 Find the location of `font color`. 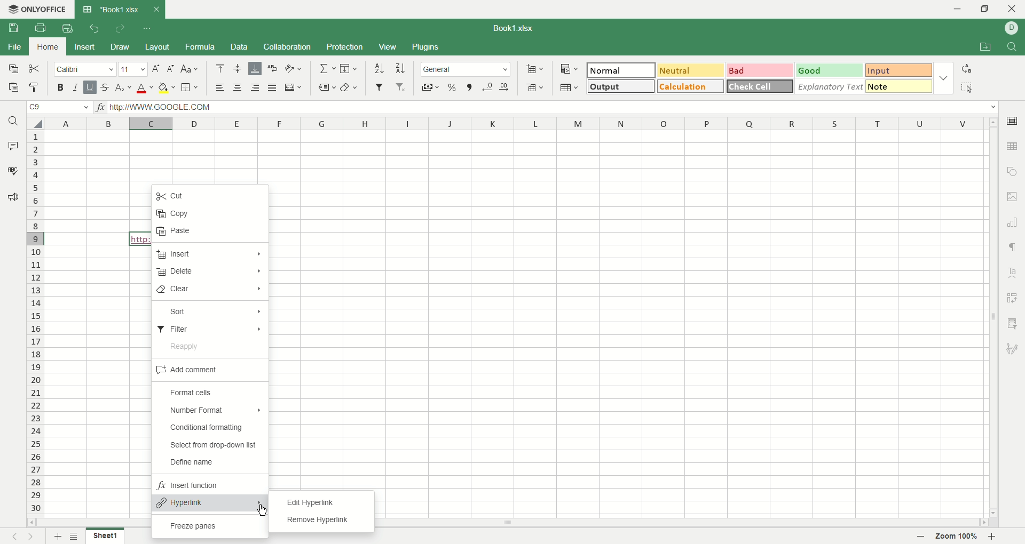

font color is located at coordinates (146, 87).